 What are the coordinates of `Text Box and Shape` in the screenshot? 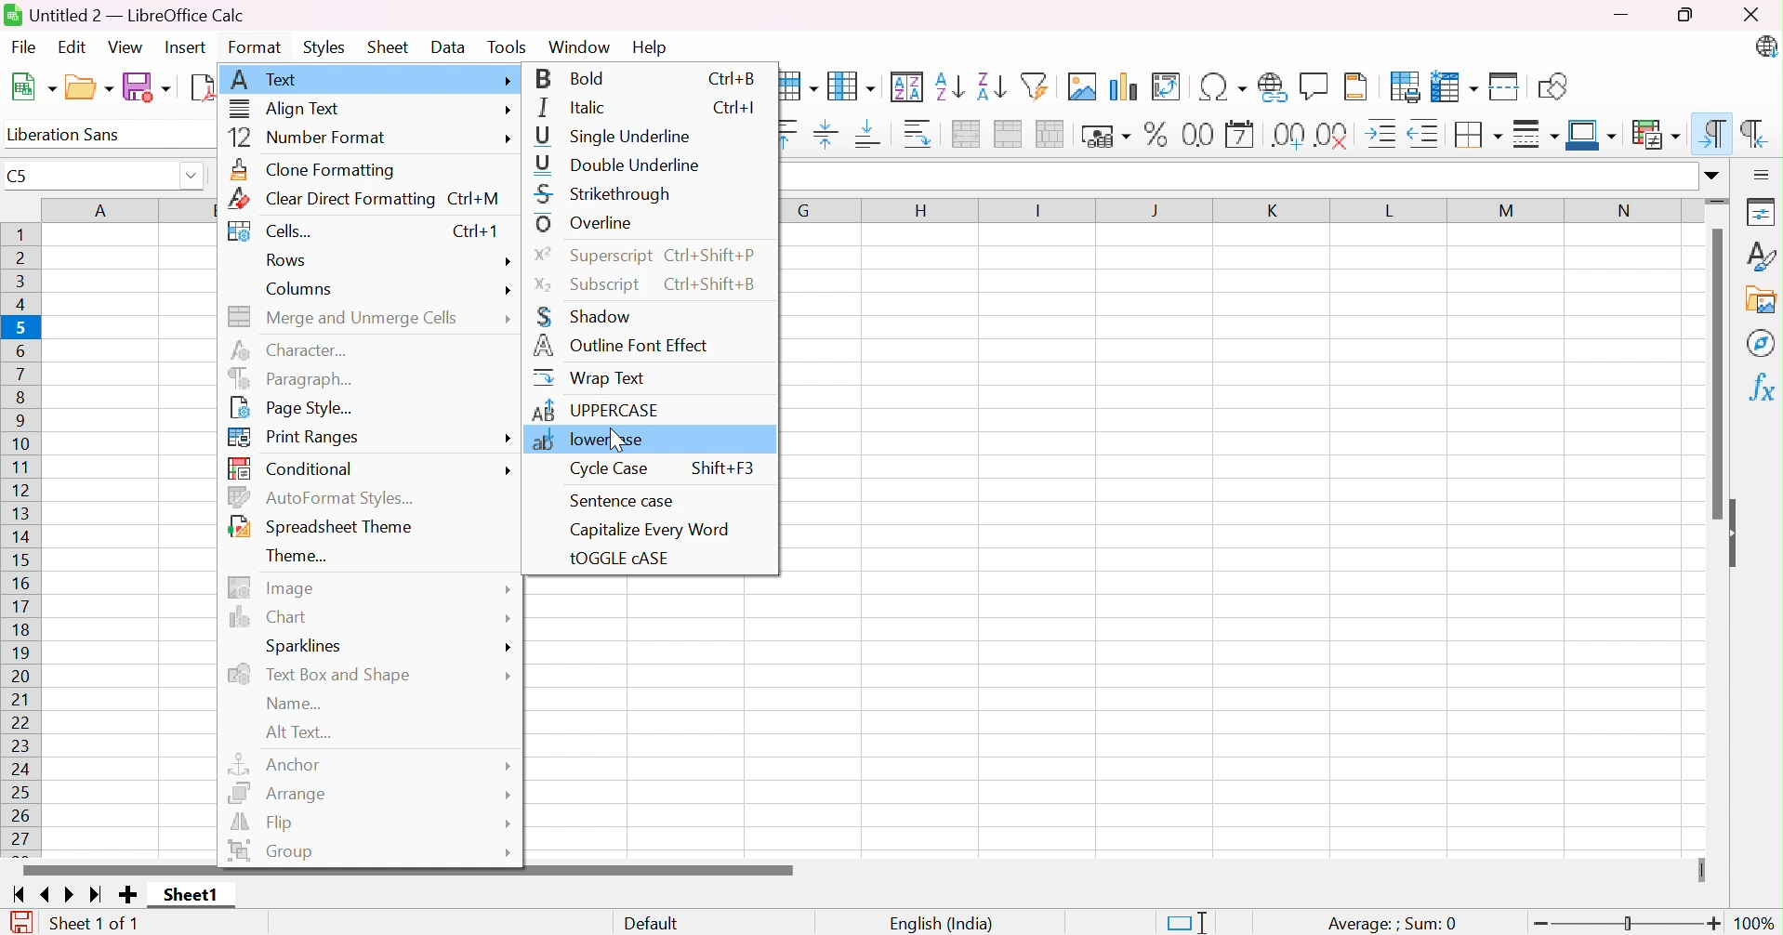 It's located at (323, 675).